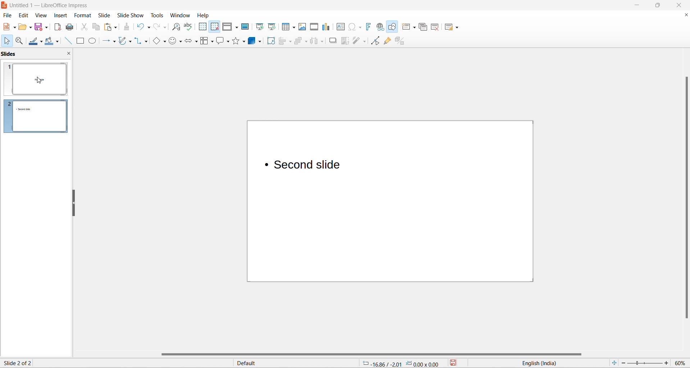 The height and width of the screenshot is (368, 690). I want to click on , so click(7, 41).